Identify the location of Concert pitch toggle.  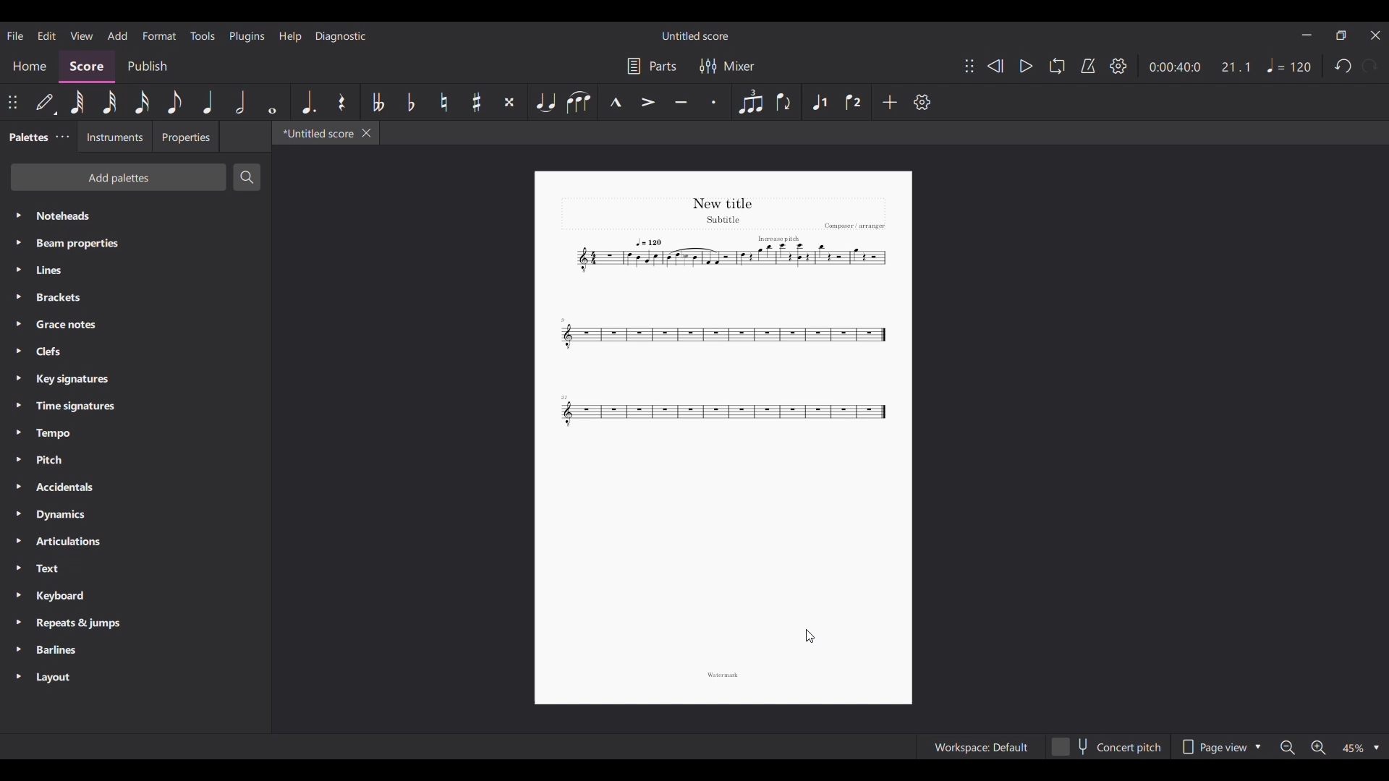
(1106, 746).